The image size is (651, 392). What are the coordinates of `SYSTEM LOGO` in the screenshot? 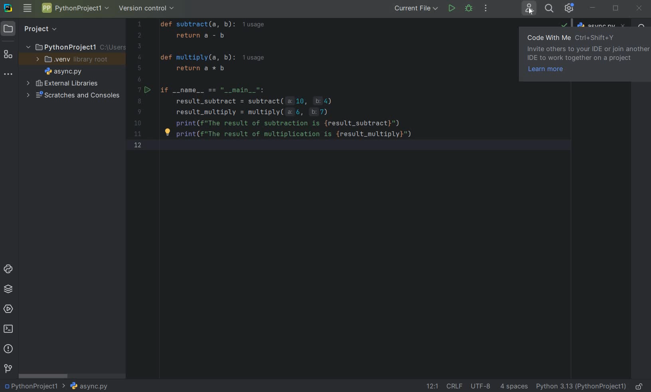 It's located at (9, 8).